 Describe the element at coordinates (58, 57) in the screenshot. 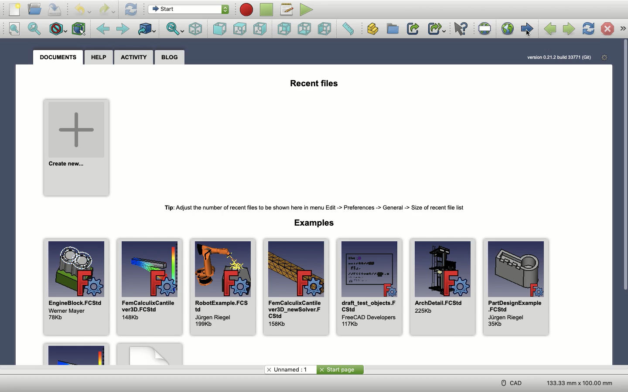

I see `Documents` at that location.